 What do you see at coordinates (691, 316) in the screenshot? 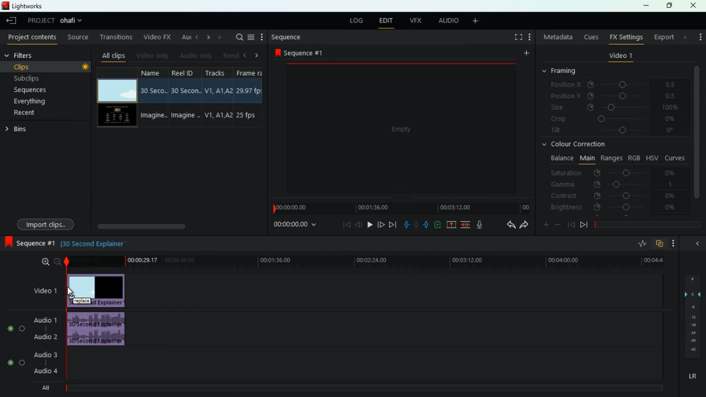
I see `frames` at bounding box center [691, 316].